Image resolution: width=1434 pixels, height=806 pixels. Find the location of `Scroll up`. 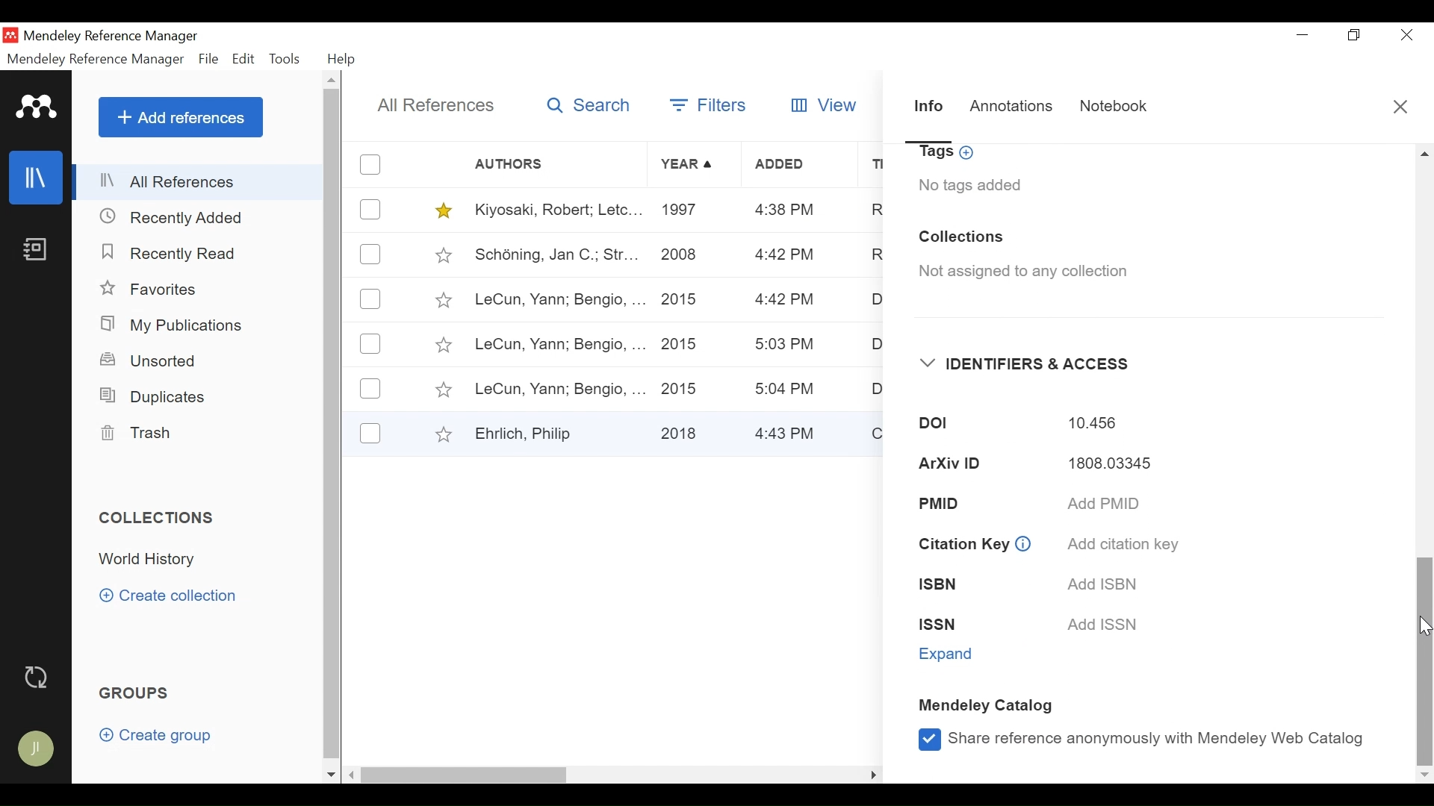

Scroll up is located at coordinates (1425, 153).